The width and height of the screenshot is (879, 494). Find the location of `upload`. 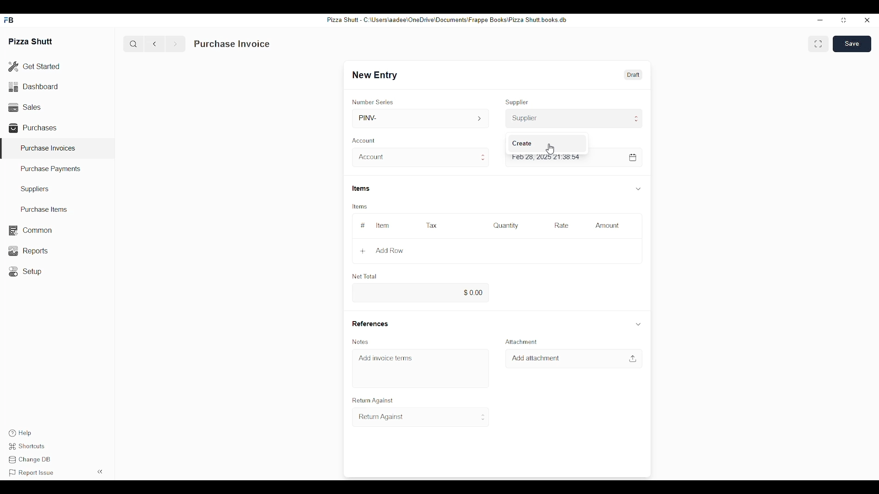

upload is located at coordinates (634, 359).